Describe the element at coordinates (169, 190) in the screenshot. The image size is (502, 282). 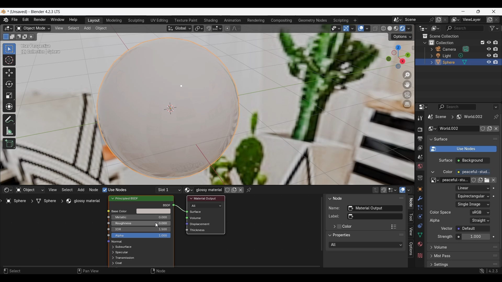
I see `List of slots` at that location.